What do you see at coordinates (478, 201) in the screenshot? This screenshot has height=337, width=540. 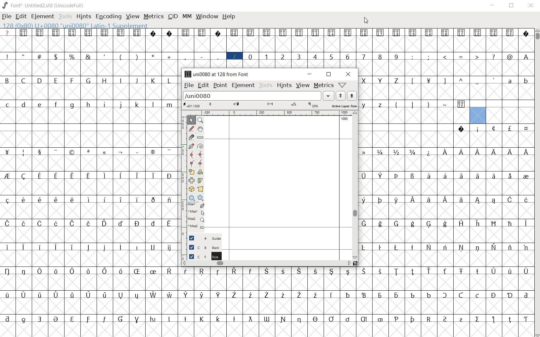 I see `glyph` at bounding box center [478, 201].